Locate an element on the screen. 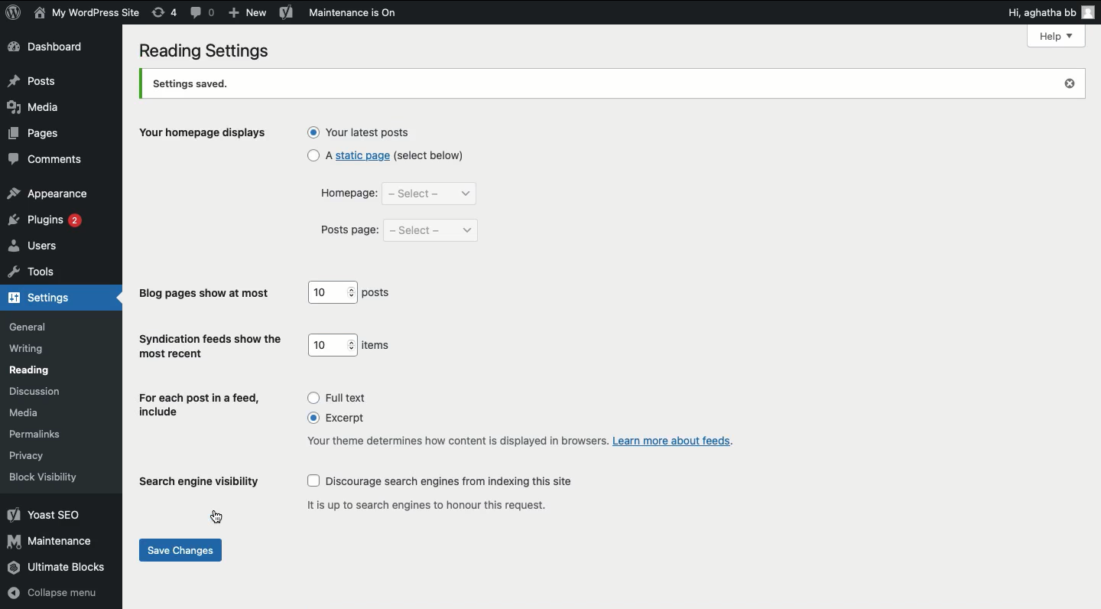  permalinks is located at coordinates (33, 435).